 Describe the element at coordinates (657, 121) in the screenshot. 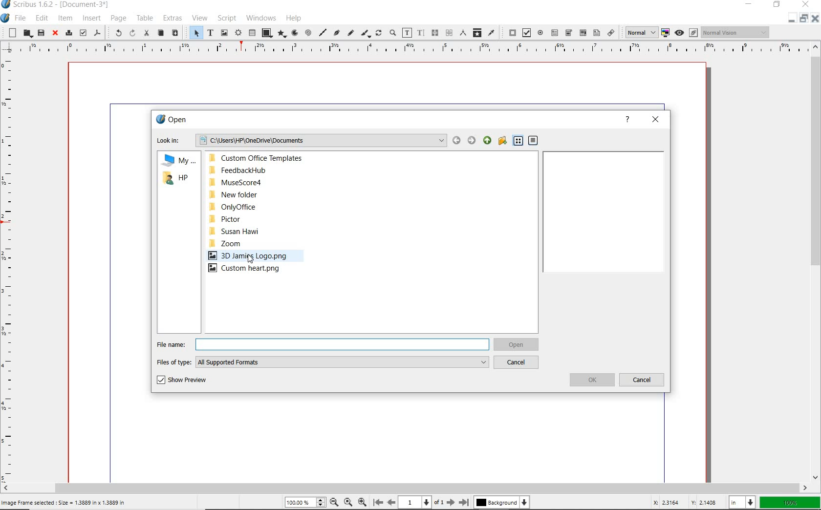

I see `CLOSE` at that location.